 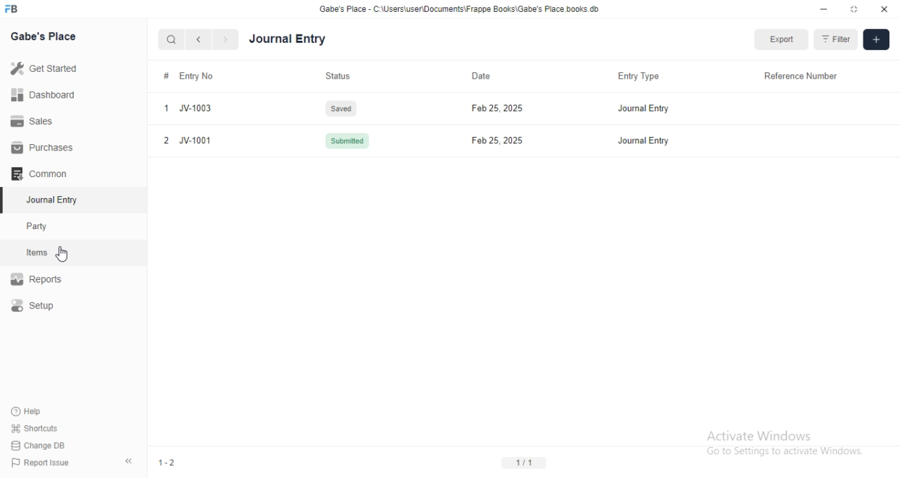 What do you see at coordinates (43, 463) in the screenshot?
I see `‘Report Issue` at bounding box center [43, 463].